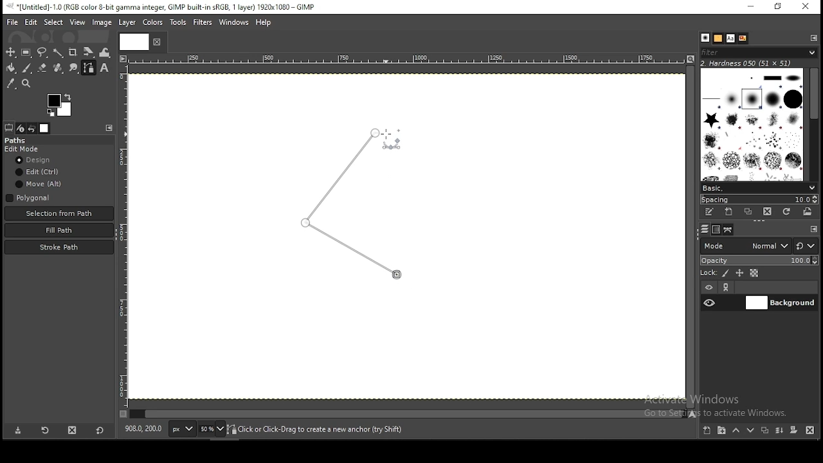  I want to click on link, so click(727, 287).